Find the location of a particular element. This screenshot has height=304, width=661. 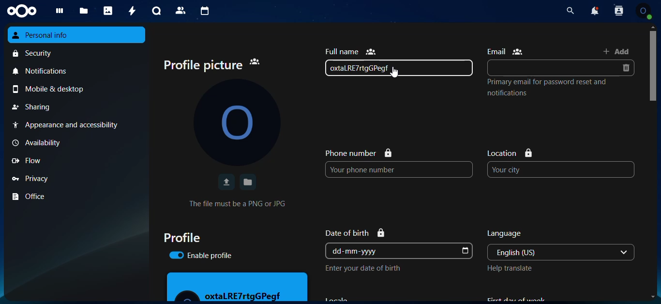

Your city is located at coordinates (561, 169).